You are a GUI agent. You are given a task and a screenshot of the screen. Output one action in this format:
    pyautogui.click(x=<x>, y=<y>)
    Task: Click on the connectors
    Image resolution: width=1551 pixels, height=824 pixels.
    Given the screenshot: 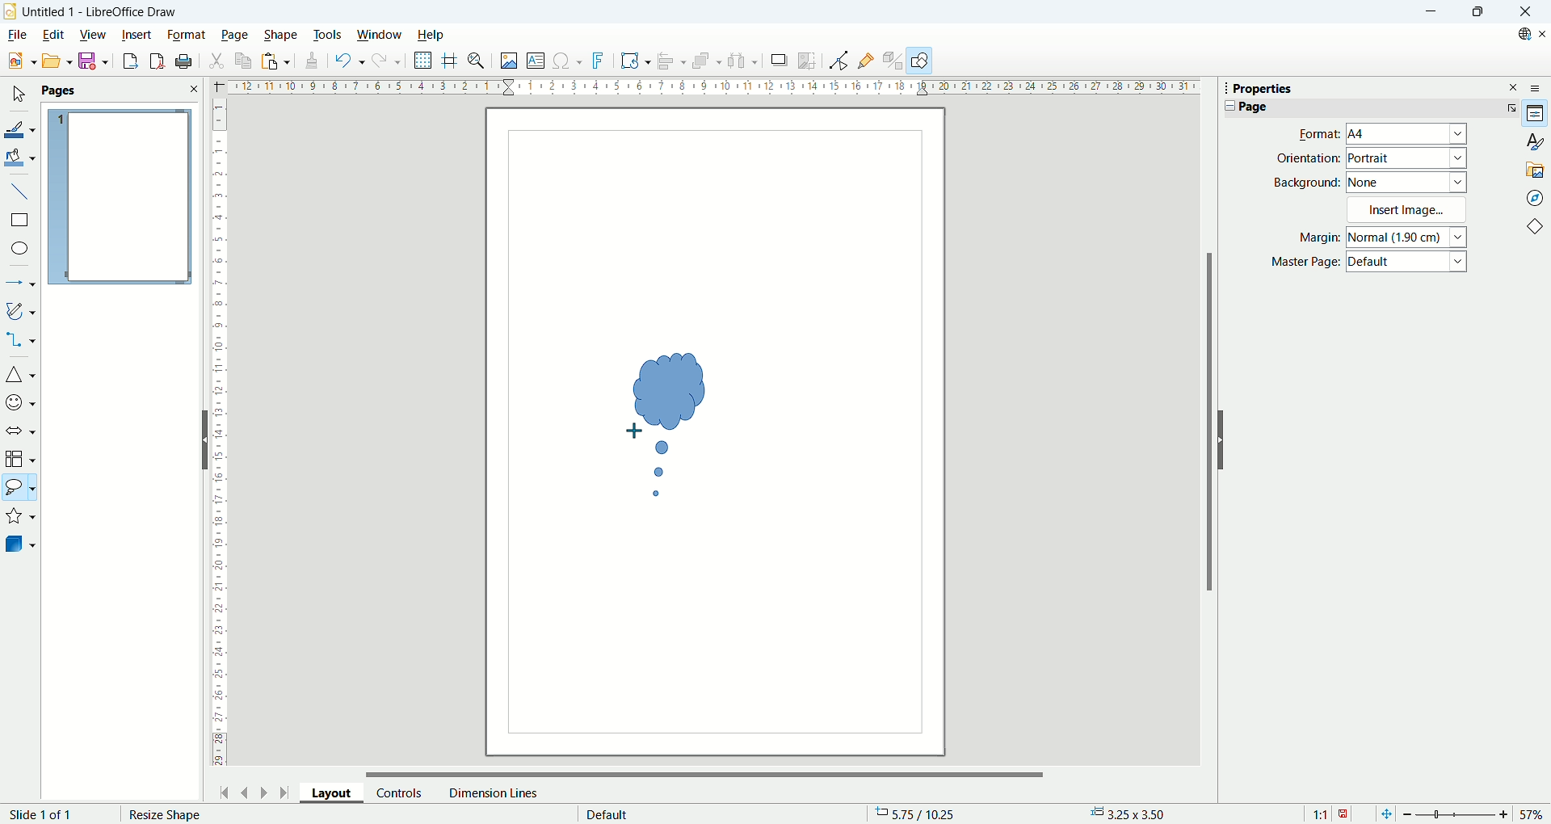 What is the action you would take?
    pyautogui.click(x=20, y=341)
    